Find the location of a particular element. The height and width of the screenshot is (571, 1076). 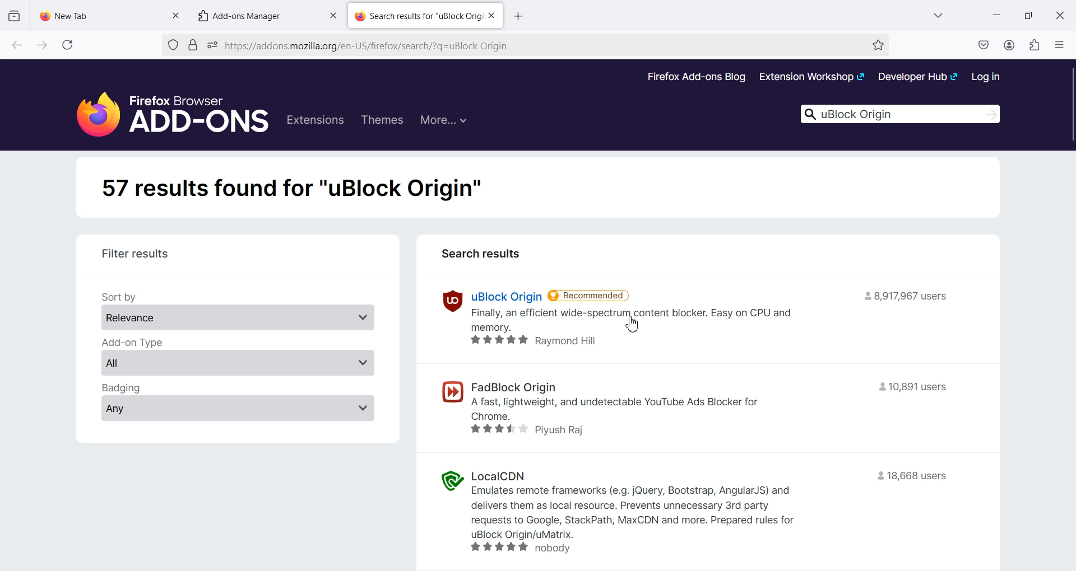

uBlock Origin is located at coordinates (504, 298).